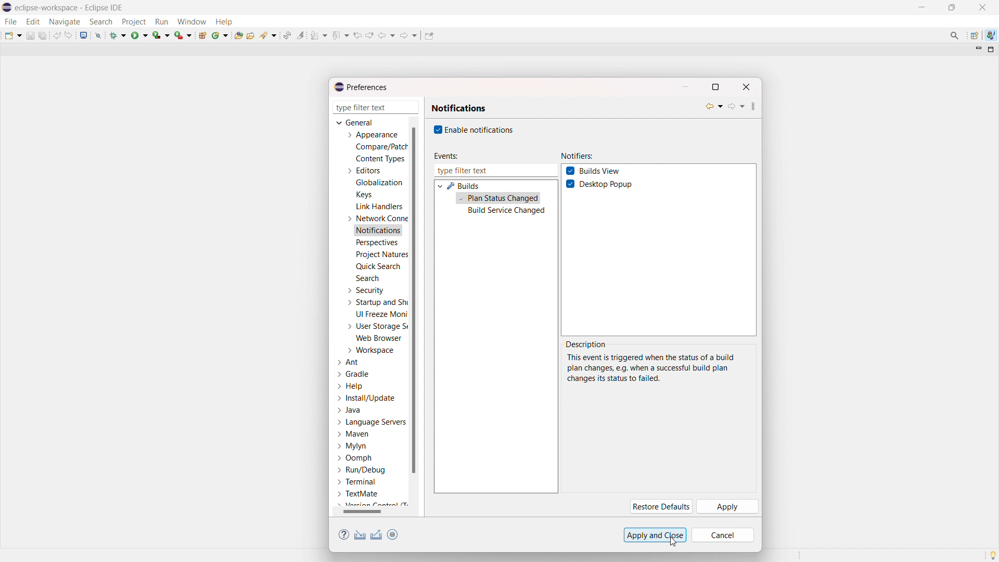 The width and height of the screenshot is (999, 562). What do you see at coordinates (357, 482) in the screenshot?
I see `terminal` at bounding box center [357, 482].